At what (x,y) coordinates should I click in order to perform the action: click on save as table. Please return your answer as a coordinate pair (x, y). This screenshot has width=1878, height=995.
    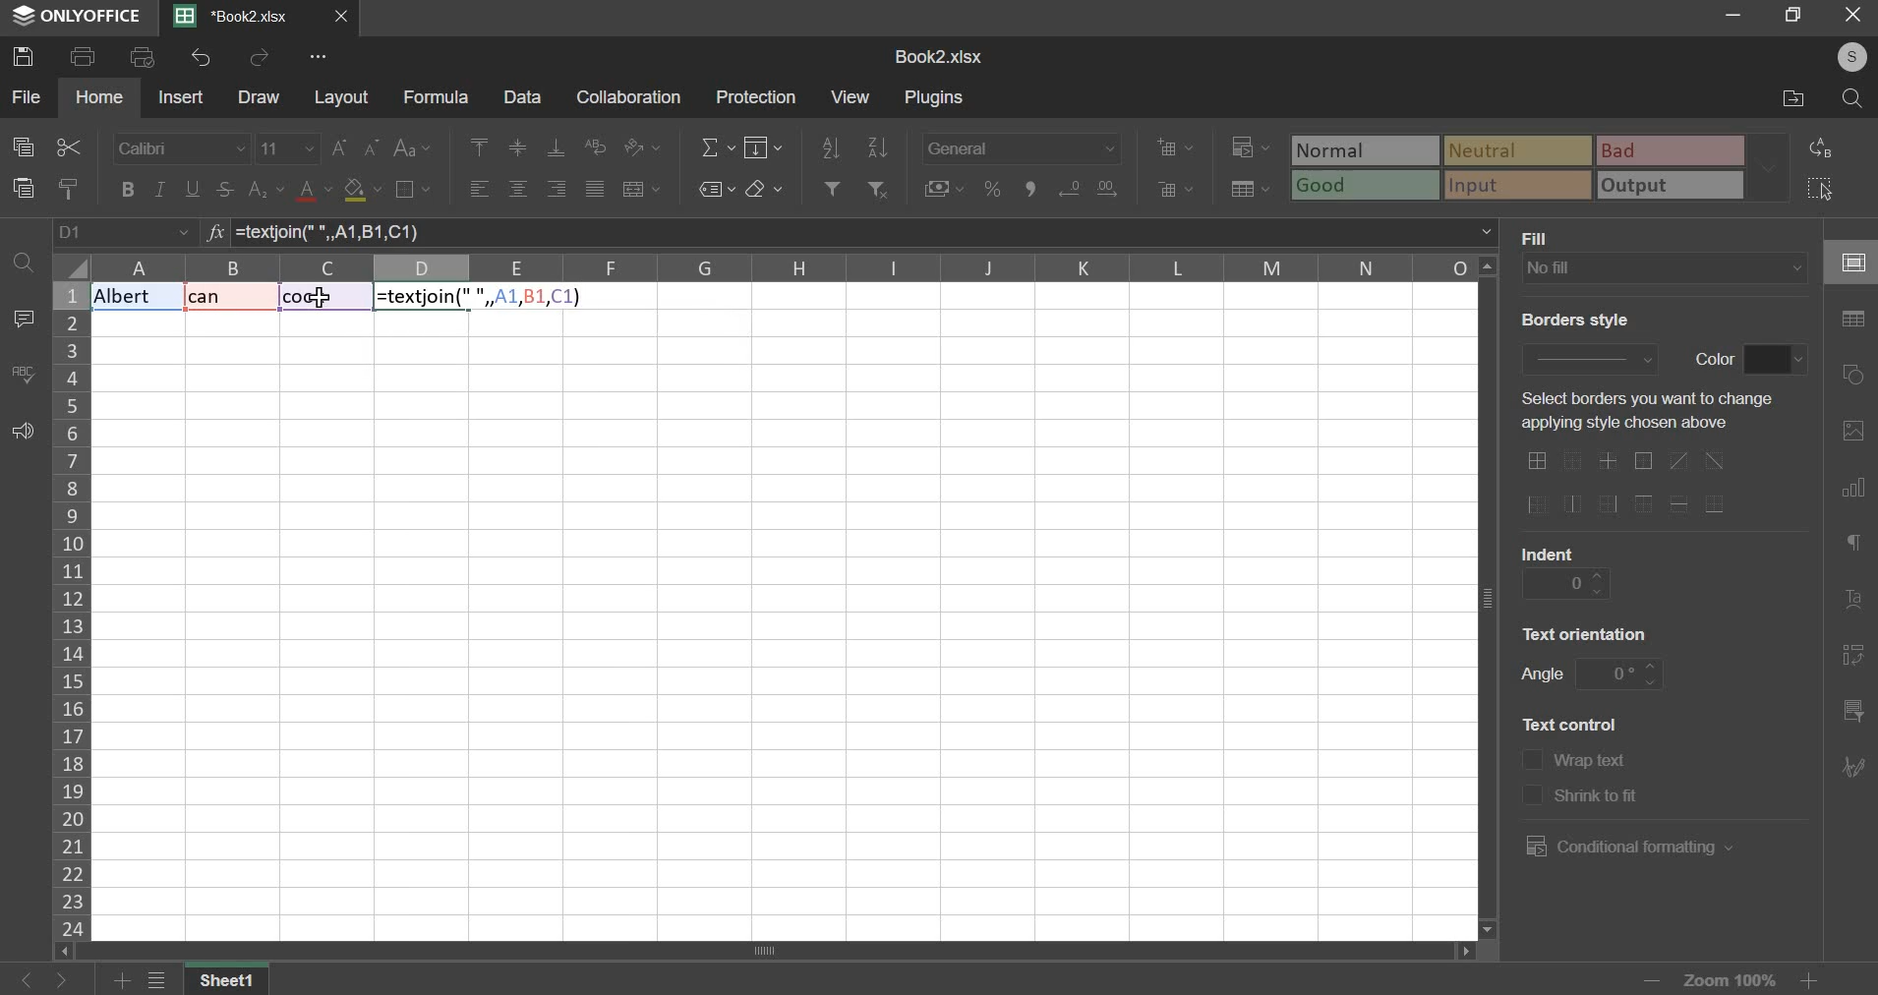
    Looking at the image, I should click on (1252, 190).